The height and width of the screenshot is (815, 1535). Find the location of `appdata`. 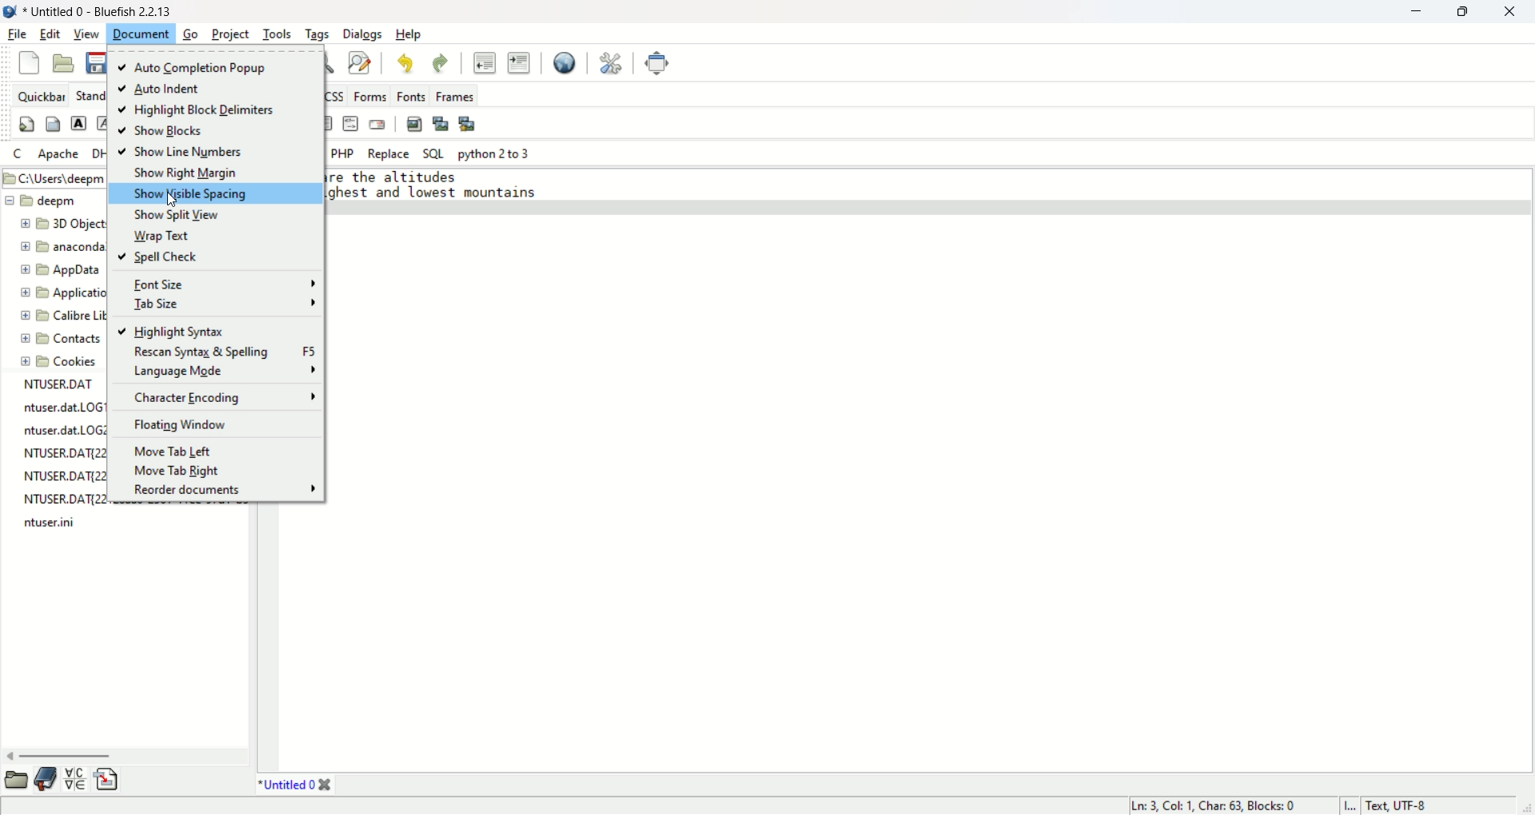

appdata is located at coordinates (65, 272).